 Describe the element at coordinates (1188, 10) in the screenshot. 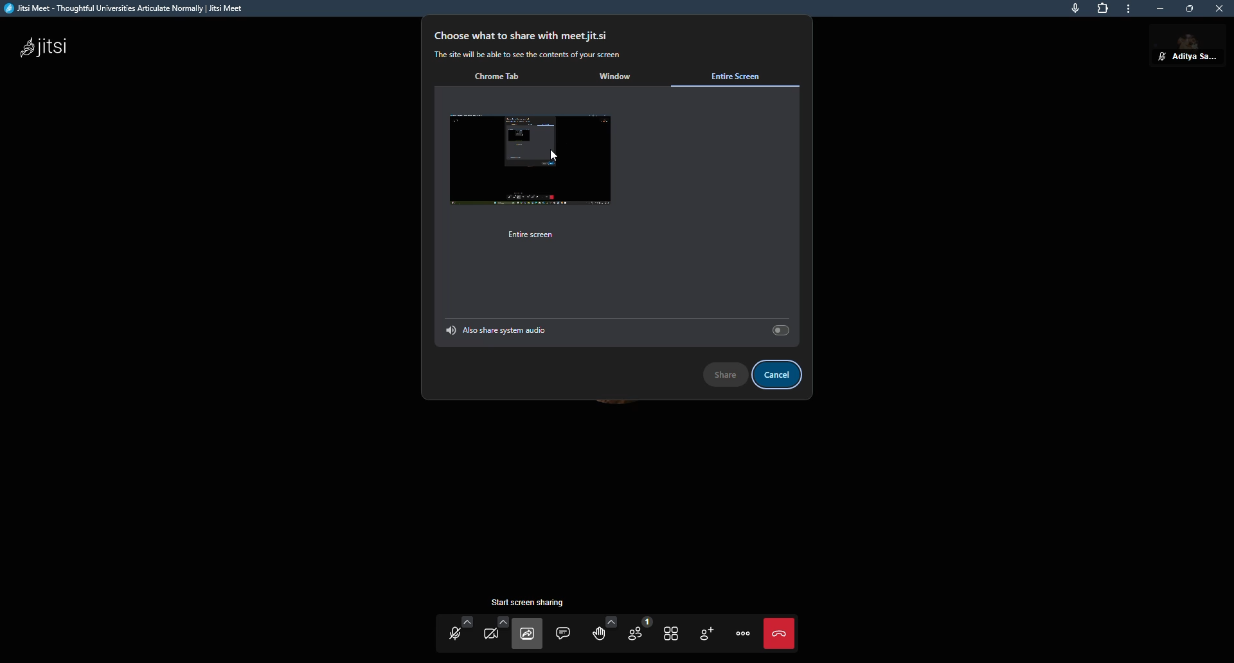

I see `maximize` at that location.